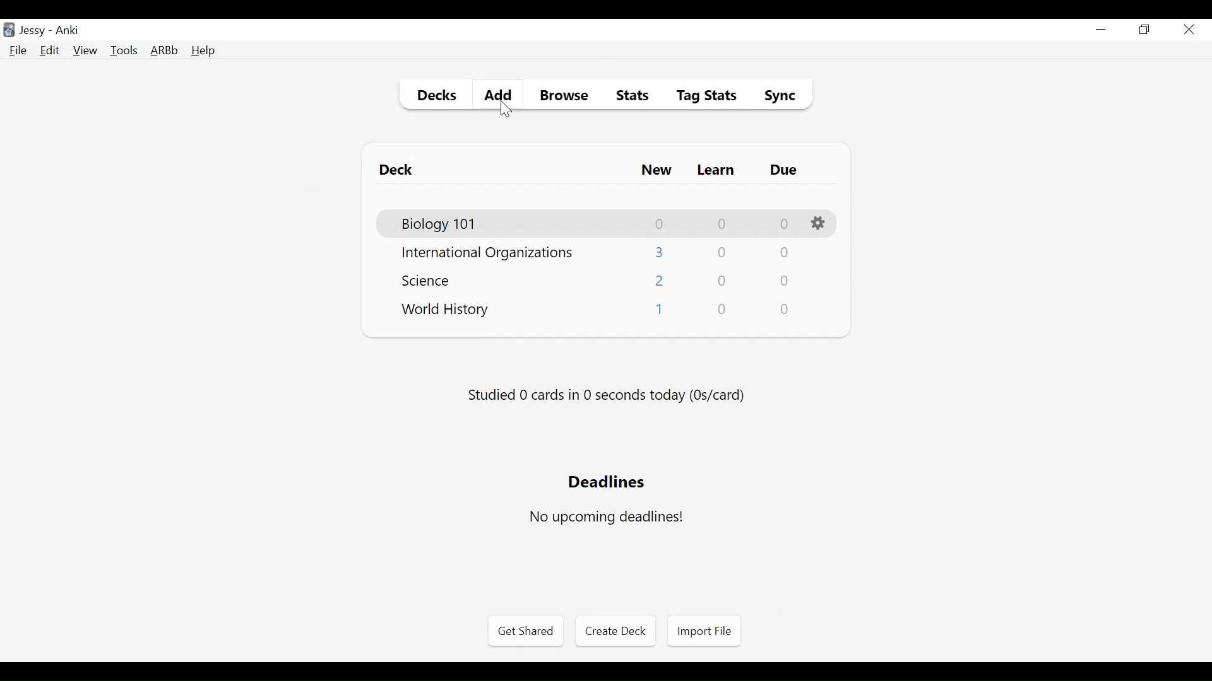  What do you see at coordinates (203, 52) in the screenshot?
I see `Help` at bounding box center [203, 52].